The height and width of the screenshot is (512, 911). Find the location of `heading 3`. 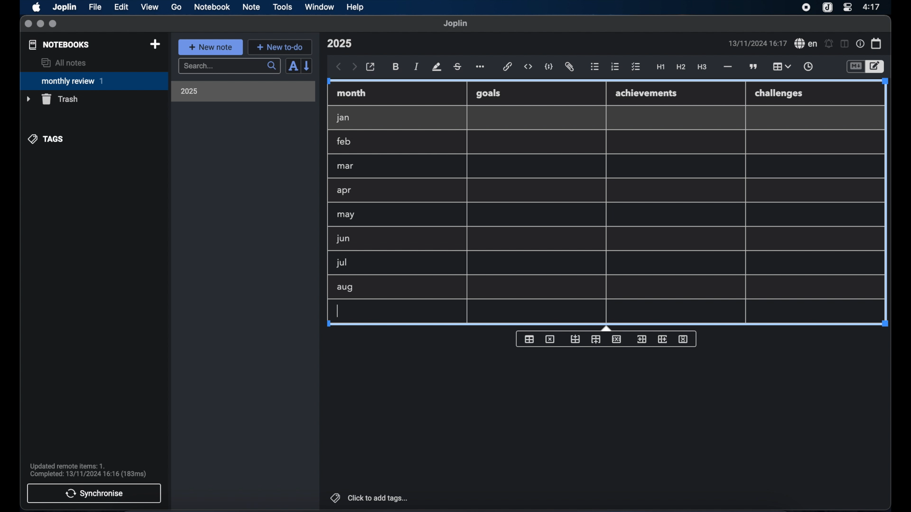

heading 3 is located at coordinates (702, 67).